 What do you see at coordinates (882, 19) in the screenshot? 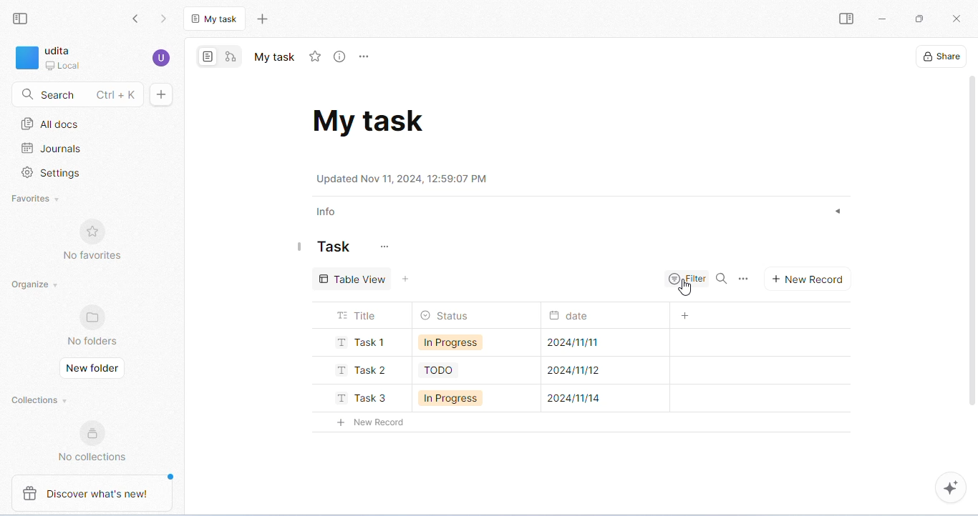
I see `minimize` at bounding box center [882, 19].